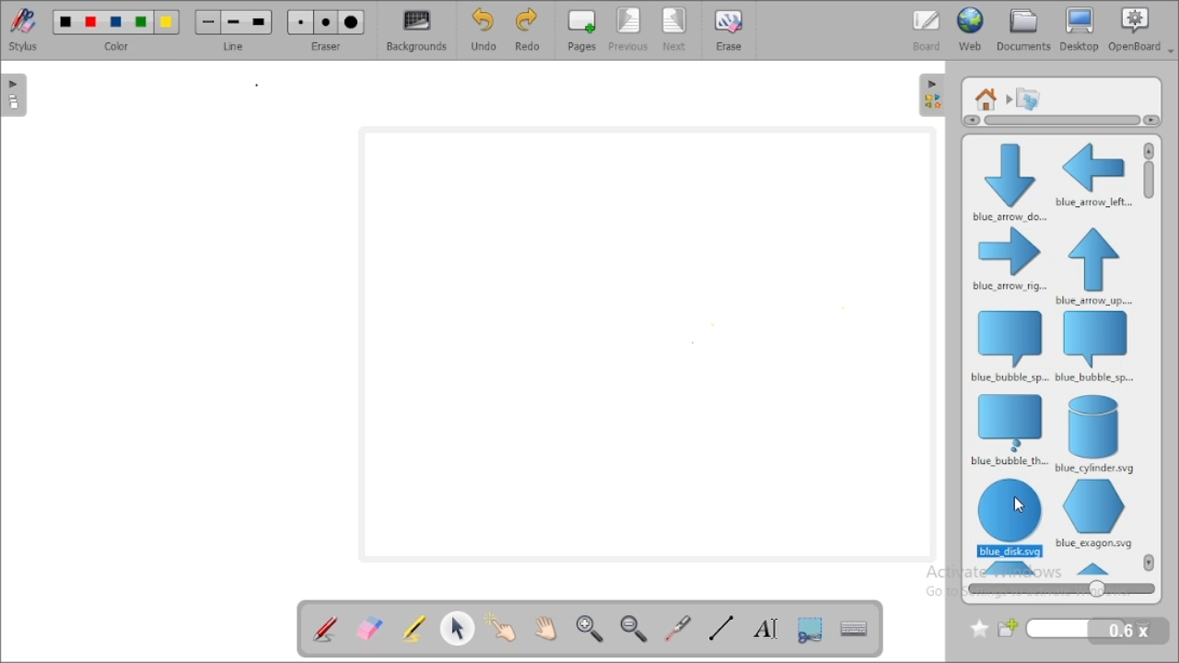 The width and height of the screenshot is (1179, 663). Describe the element at coordinates (1028, 98) in the screenshot. I see `shapes` at that location.